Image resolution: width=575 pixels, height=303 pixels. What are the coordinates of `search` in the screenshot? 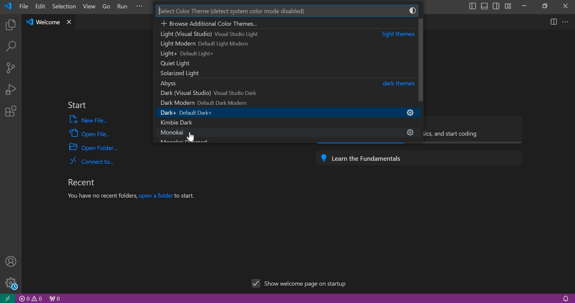 It's located at (10, 48).